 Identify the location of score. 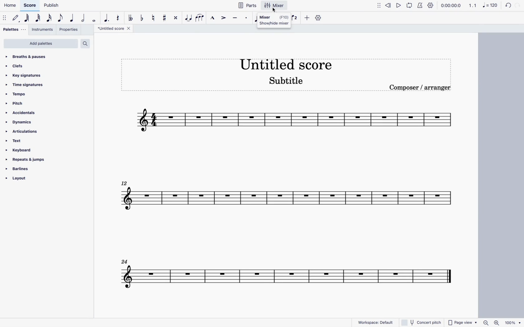
(30, 6).